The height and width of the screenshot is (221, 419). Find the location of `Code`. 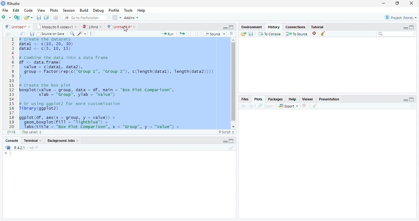

Code is located at coordinates (28, 10).